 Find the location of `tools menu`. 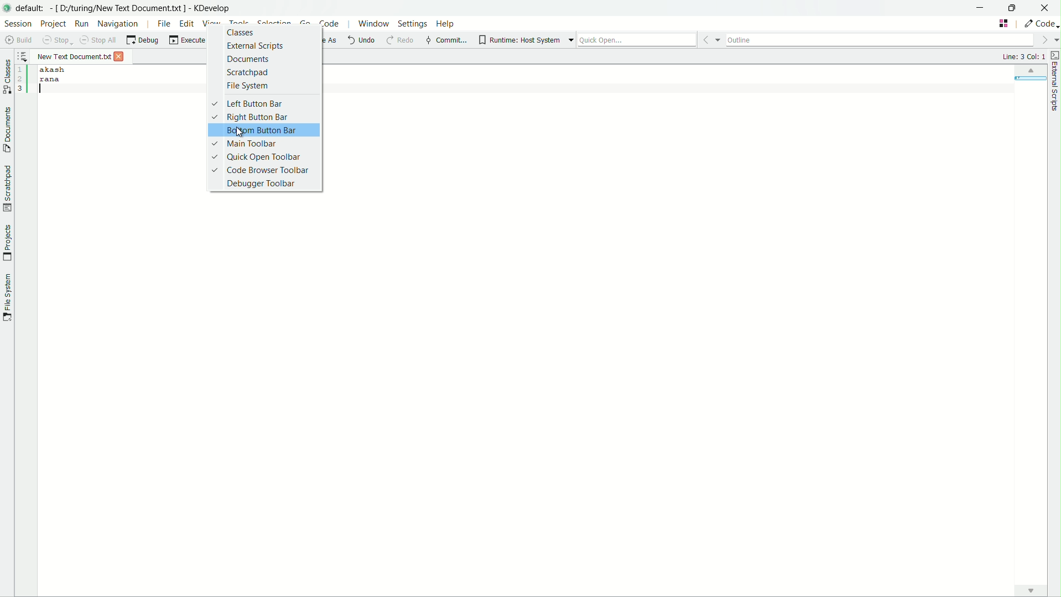

tools menu is located at coordinates (239, 23).